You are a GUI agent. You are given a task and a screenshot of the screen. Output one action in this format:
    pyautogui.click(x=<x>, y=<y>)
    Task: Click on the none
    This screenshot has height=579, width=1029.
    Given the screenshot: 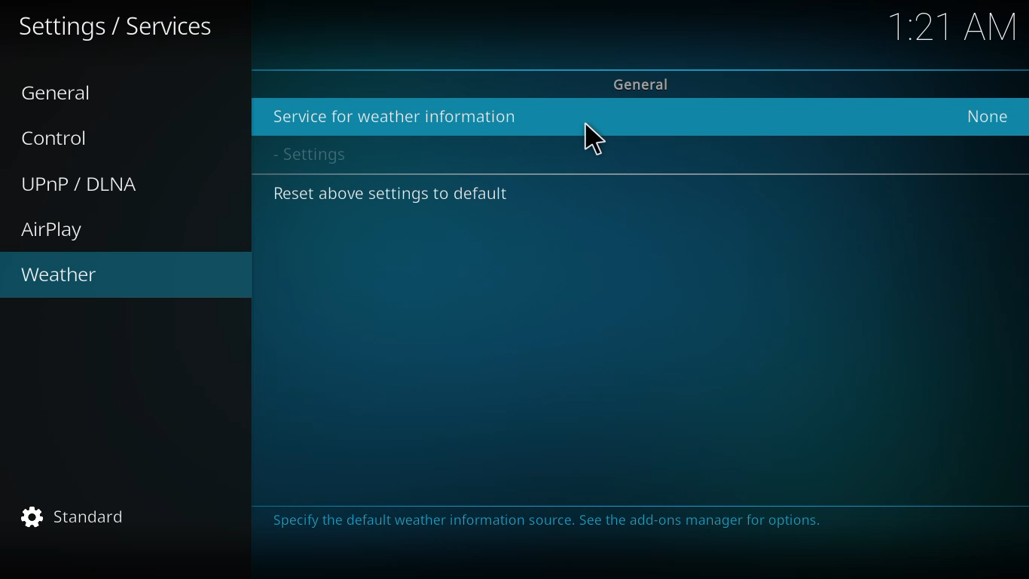 What is the action you would take?
    pyautogui.click(x=988, y=116)
    